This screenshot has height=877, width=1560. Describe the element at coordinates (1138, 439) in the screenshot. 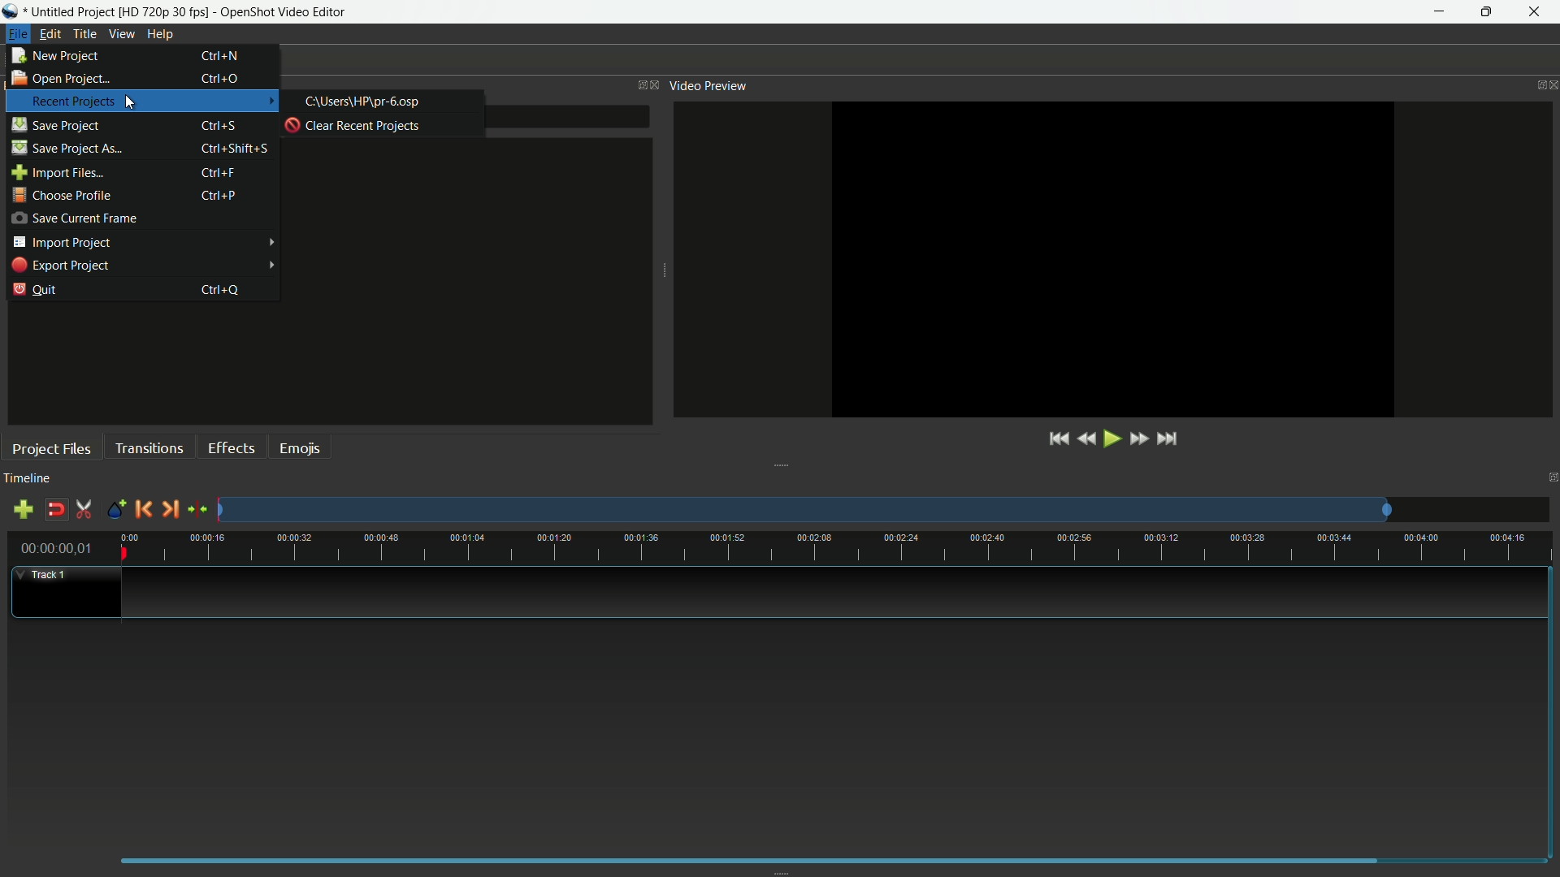

I see `fast forward` at that location.